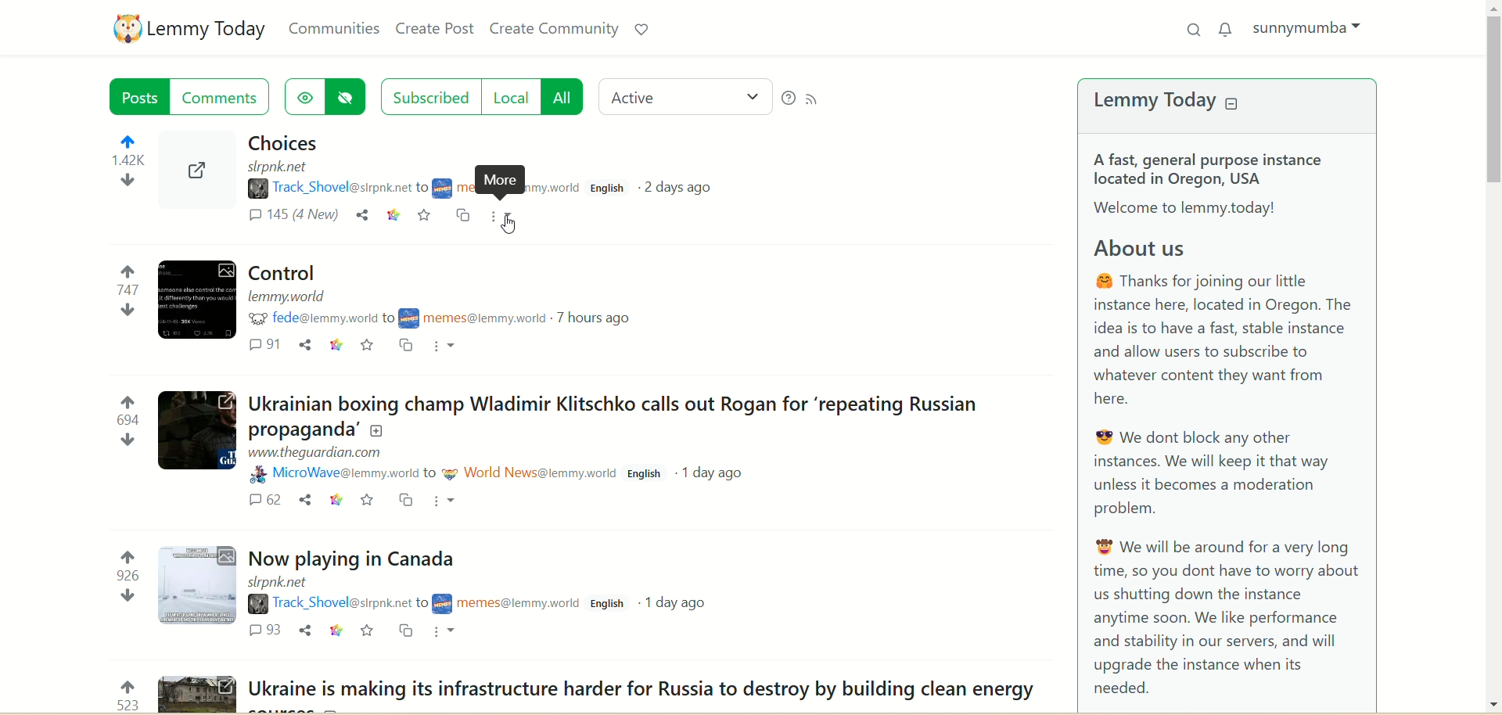 This screenshot has height=715, width=1502. What do you see at coordinates (348, 98) in the screenshot?
I see `hide hidden posts` at bounding box center [348, 98].